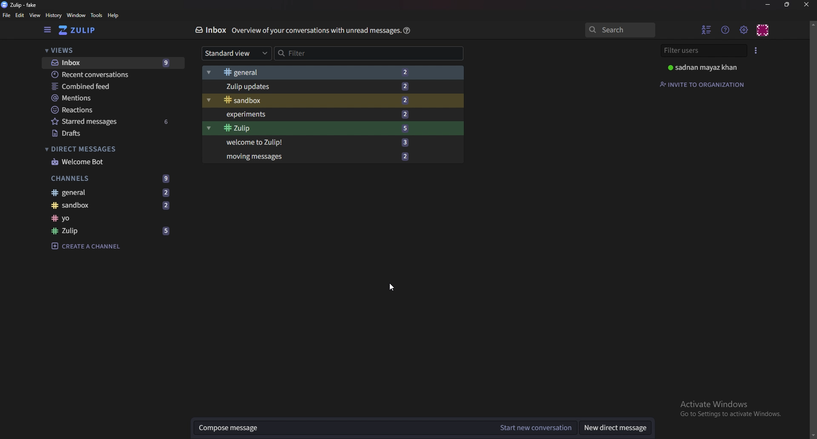 This screenshot has height=439, width=817. What do you see at coordinates (618, 29) in the screenshot?
I see `search` at bounding box center [618, 29].